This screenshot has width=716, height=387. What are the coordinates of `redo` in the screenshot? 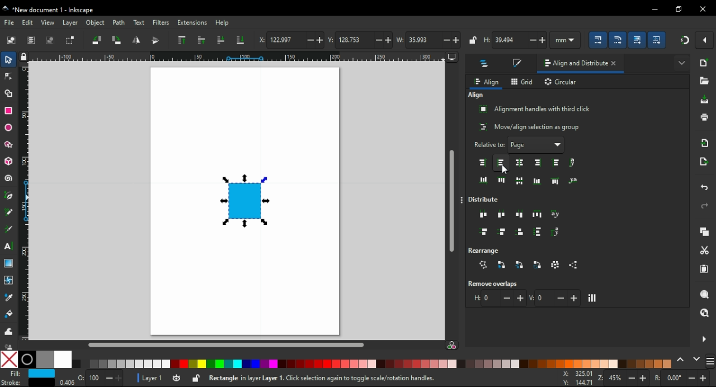 It's located at (704, 206).